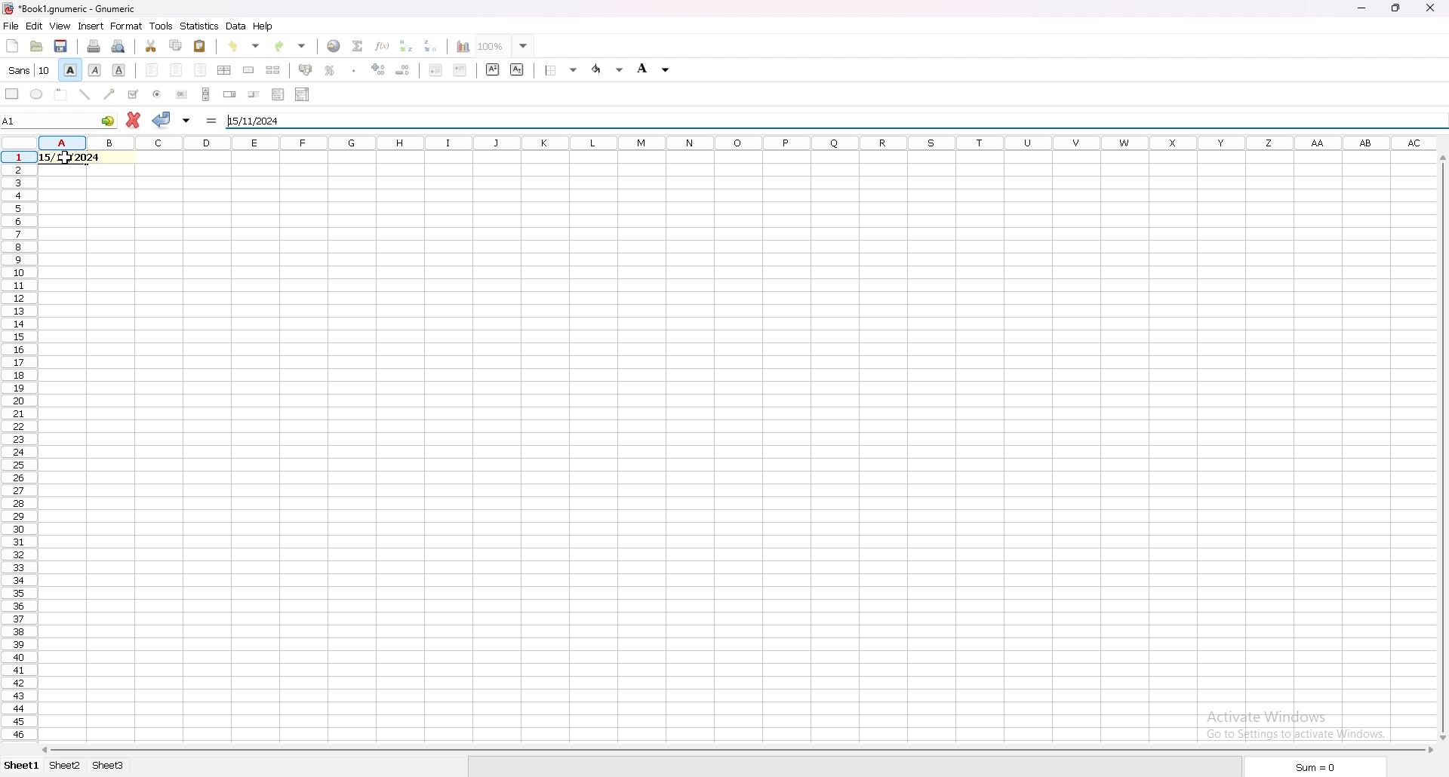  I want to click on sheet 1, so click(23, 766).